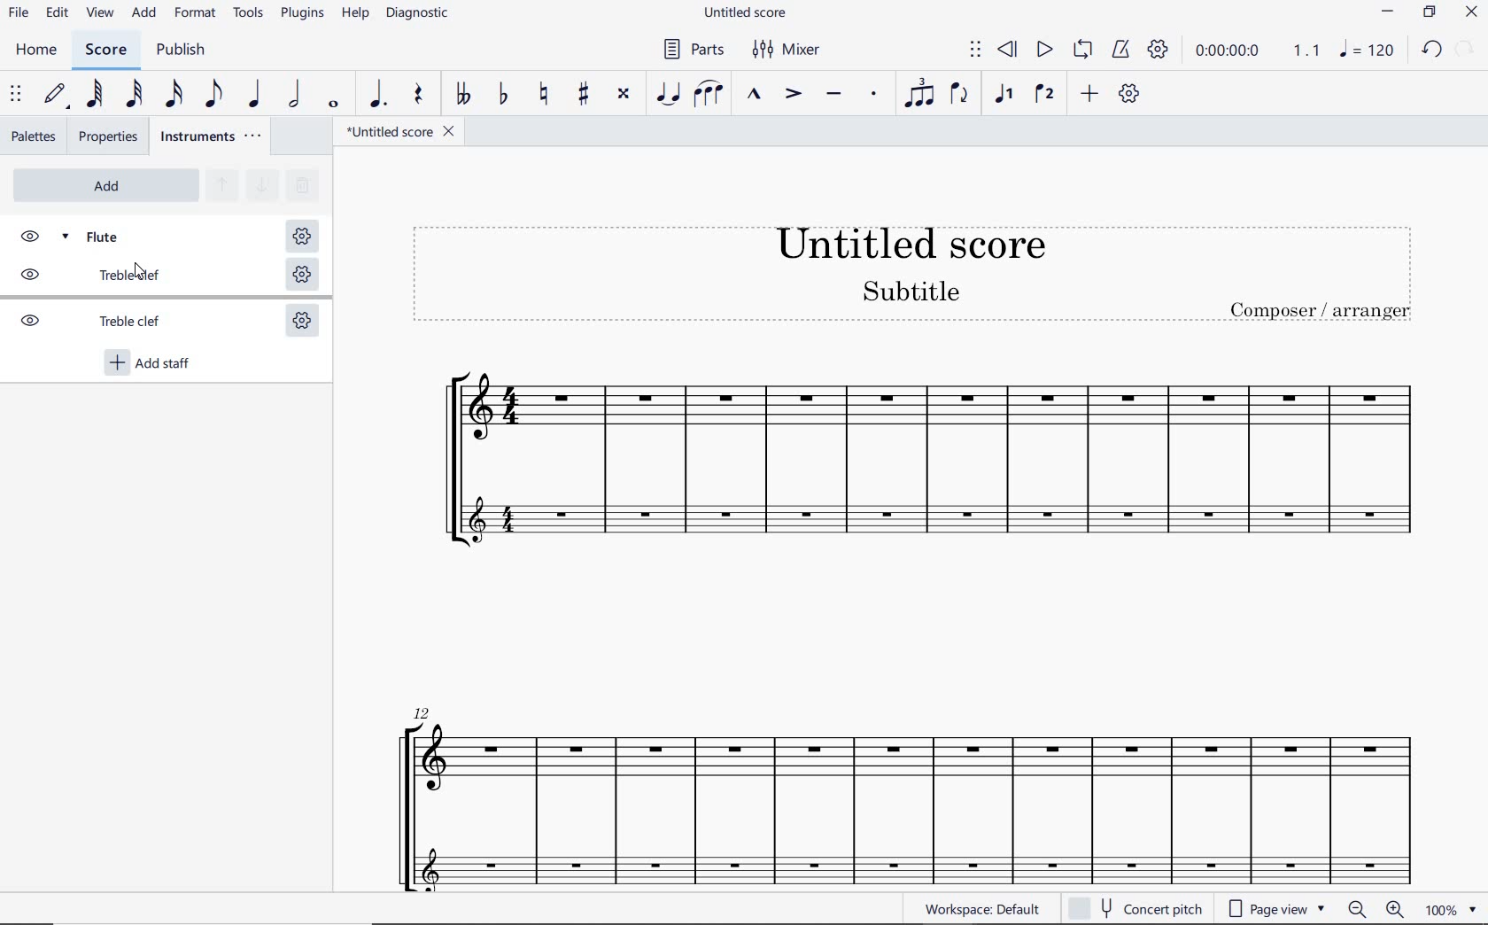 The width and height of the screenshot is (1488, 925). I want to click on zoom in or zoom out, so click(1372, 909).